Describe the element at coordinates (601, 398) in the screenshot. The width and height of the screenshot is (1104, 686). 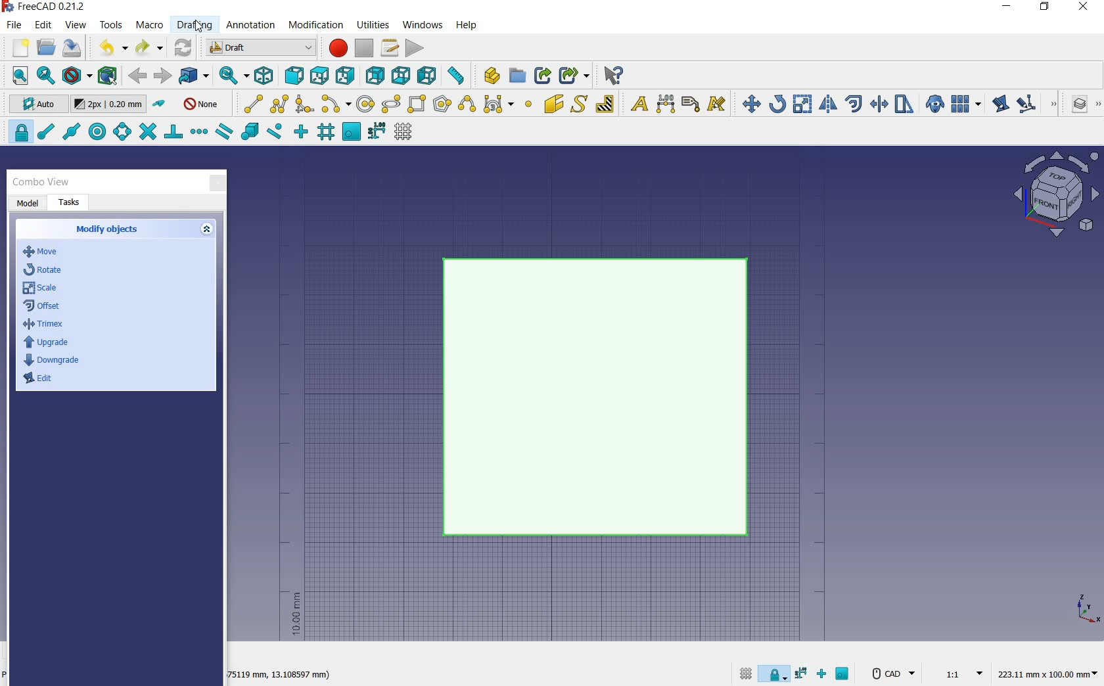
I see `object` at that location.